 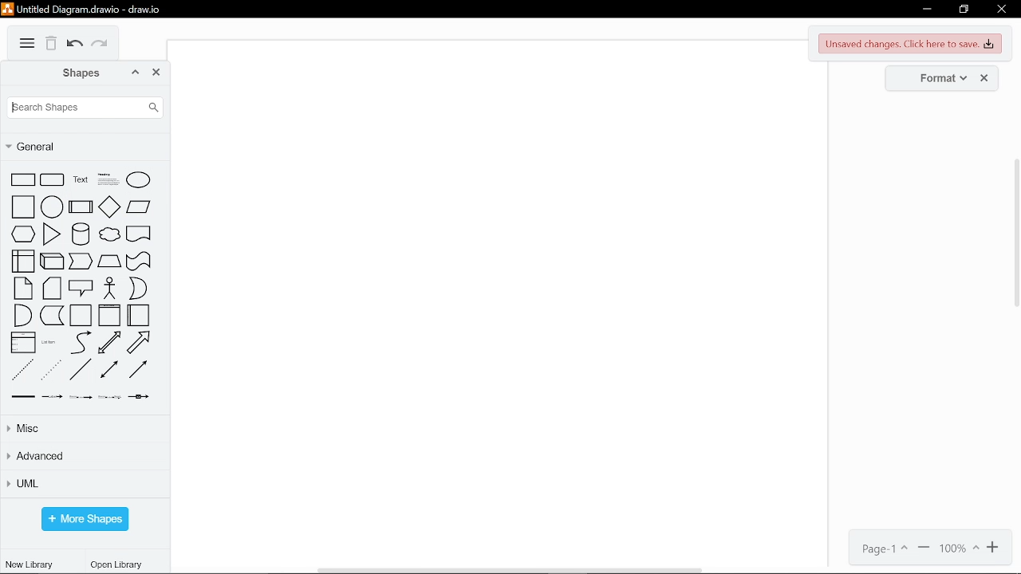 I want to click on 100%, so click(x=960, y=548).